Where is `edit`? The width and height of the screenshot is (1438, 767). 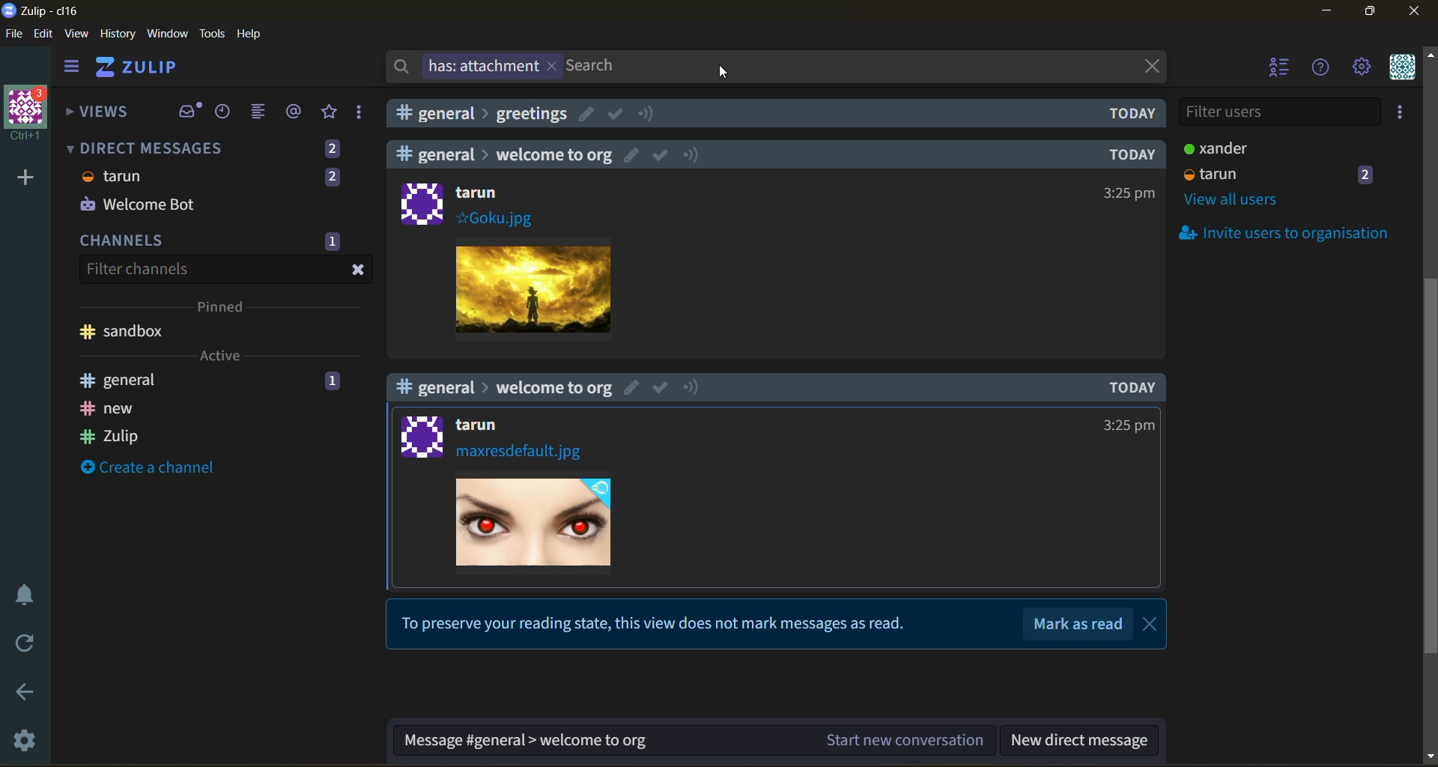
edit is located at coordinates (632, 386).